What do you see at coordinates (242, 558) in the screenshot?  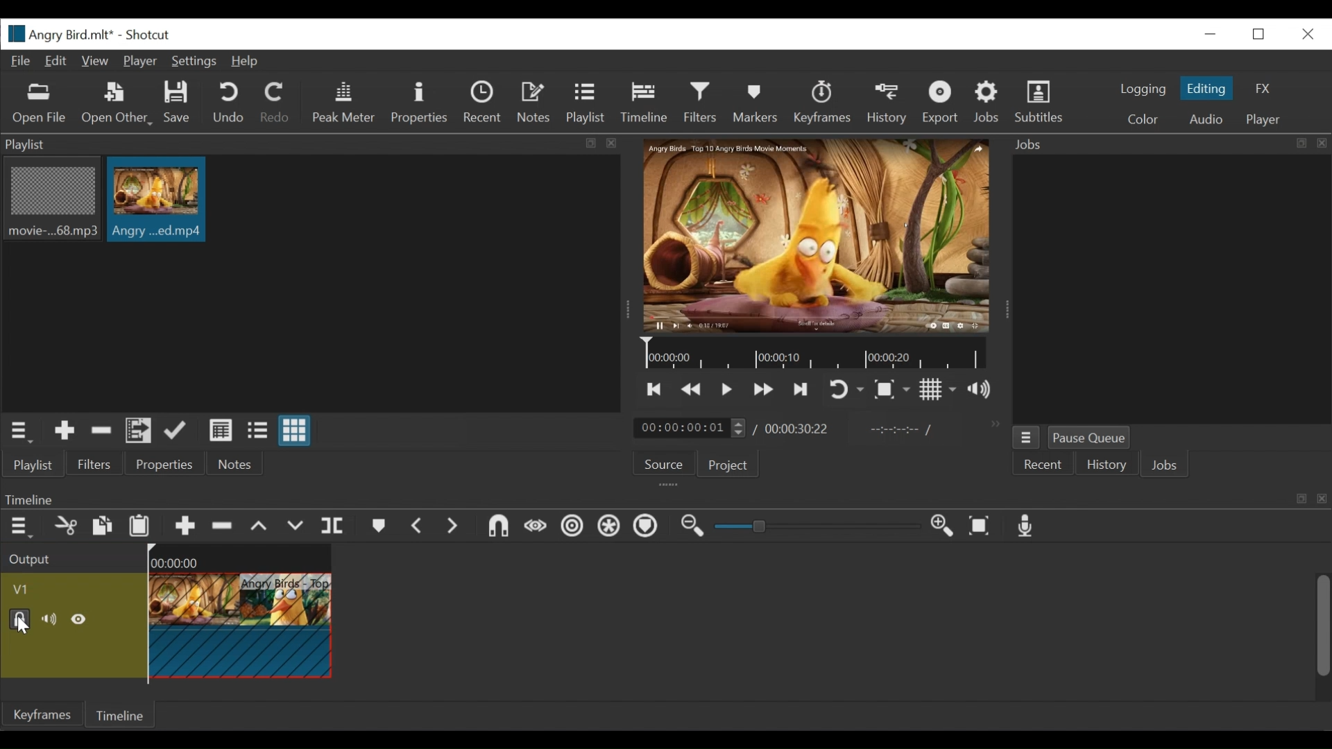 I see `Timeline` at bounding box center [242, 558].